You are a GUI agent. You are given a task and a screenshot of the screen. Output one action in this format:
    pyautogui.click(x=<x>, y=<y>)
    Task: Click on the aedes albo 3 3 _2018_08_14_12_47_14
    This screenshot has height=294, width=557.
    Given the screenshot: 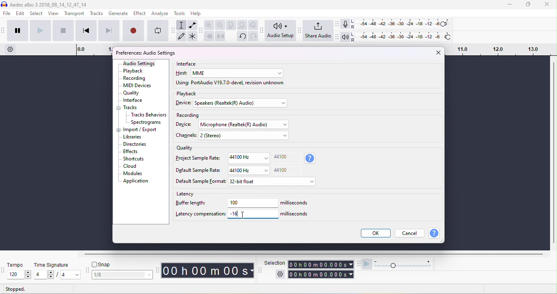 What is the action you would take?
    pyautogui.click(x=44, y=4)
    